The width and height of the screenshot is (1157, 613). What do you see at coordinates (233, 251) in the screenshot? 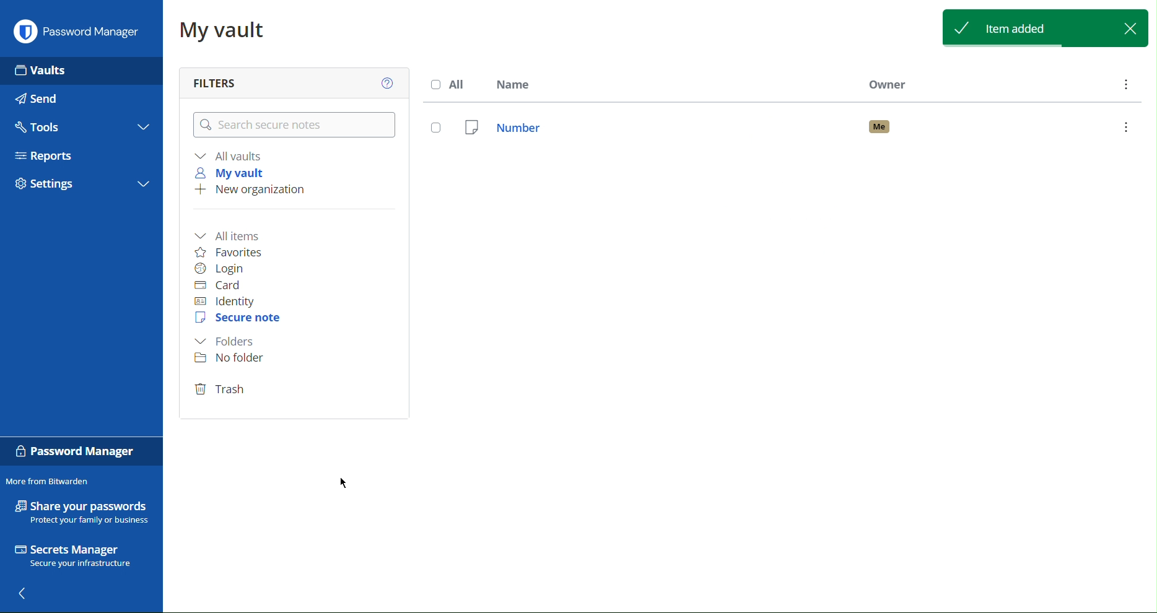
I see `Favorites` at bounding box center [233, 251].